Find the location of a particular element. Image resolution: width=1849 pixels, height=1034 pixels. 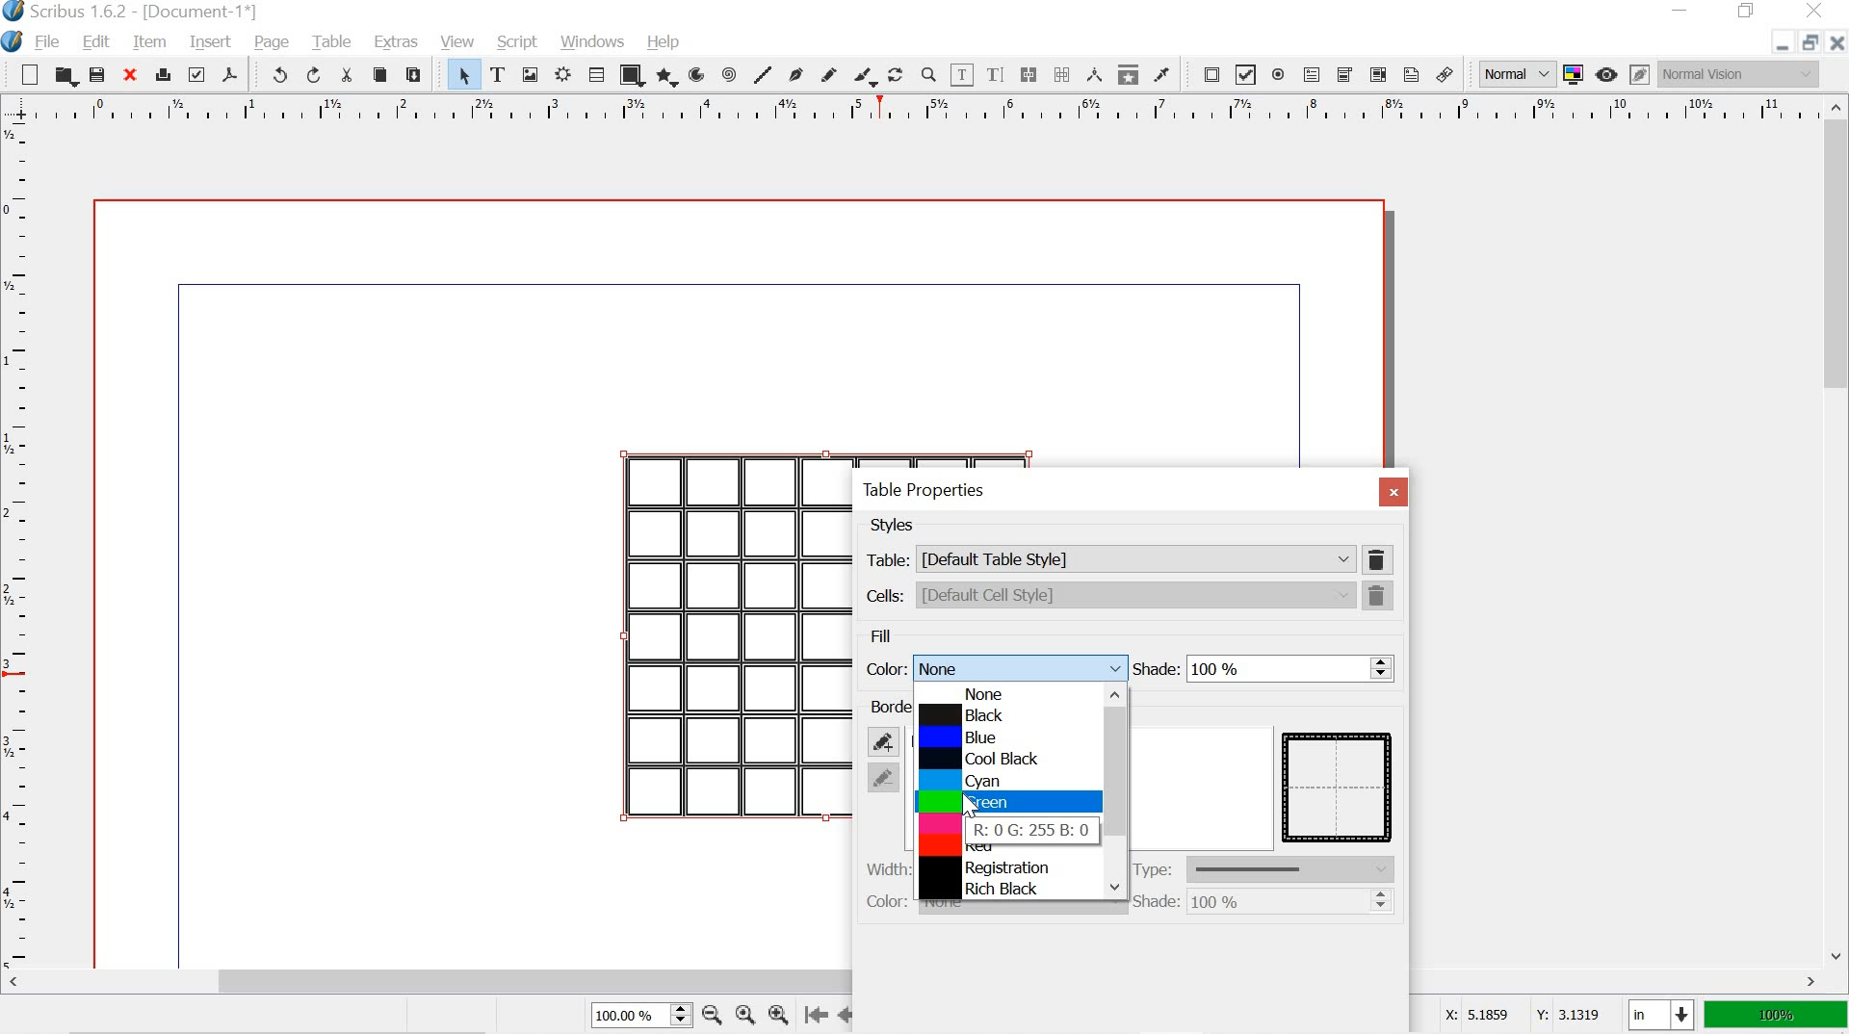

go to the first page is located at coordinates (819, 1016).